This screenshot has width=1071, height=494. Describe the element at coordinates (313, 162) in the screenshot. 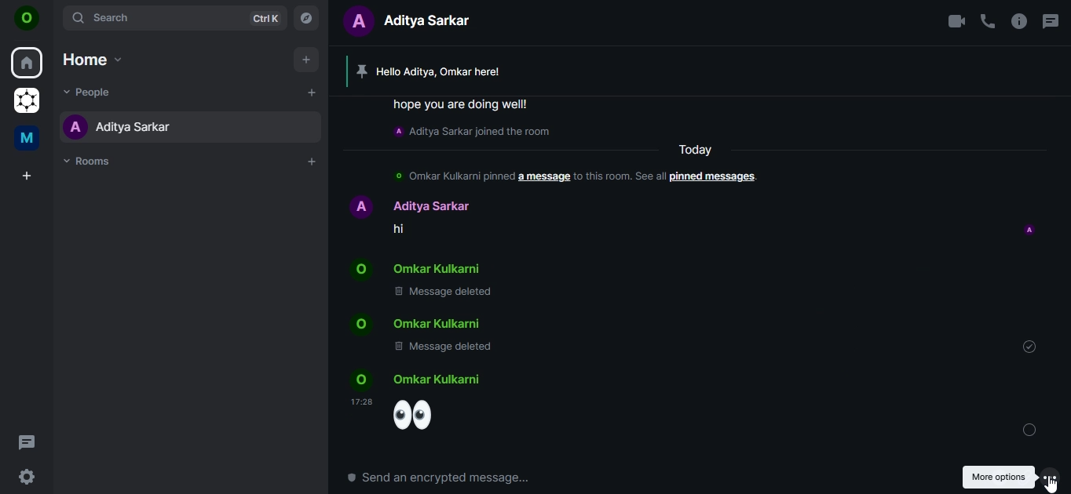

I see `add rooms` at that location.